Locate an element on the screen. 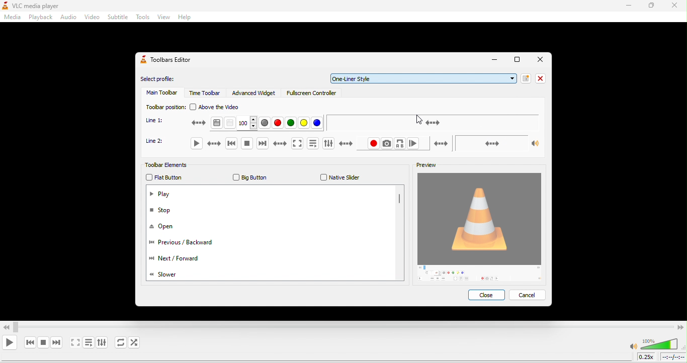 The width and height of the screenshot is (687, 363). advanced wdget is located at coordinates (254, 93).